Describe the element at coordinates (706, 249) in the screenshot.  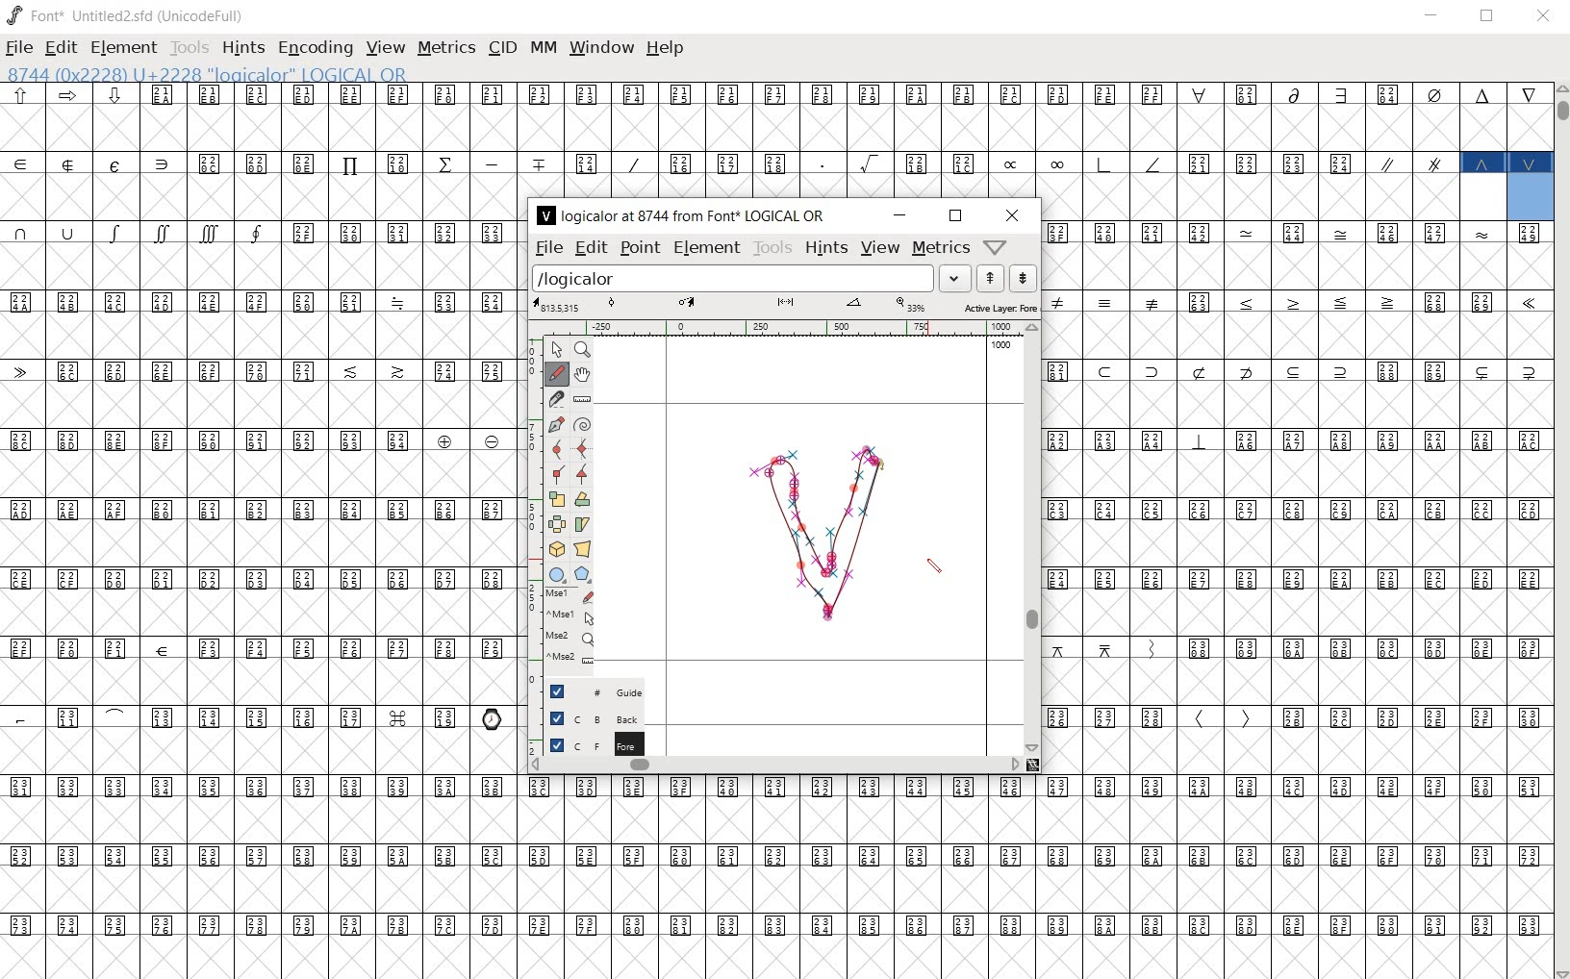
I see `element` at that location.